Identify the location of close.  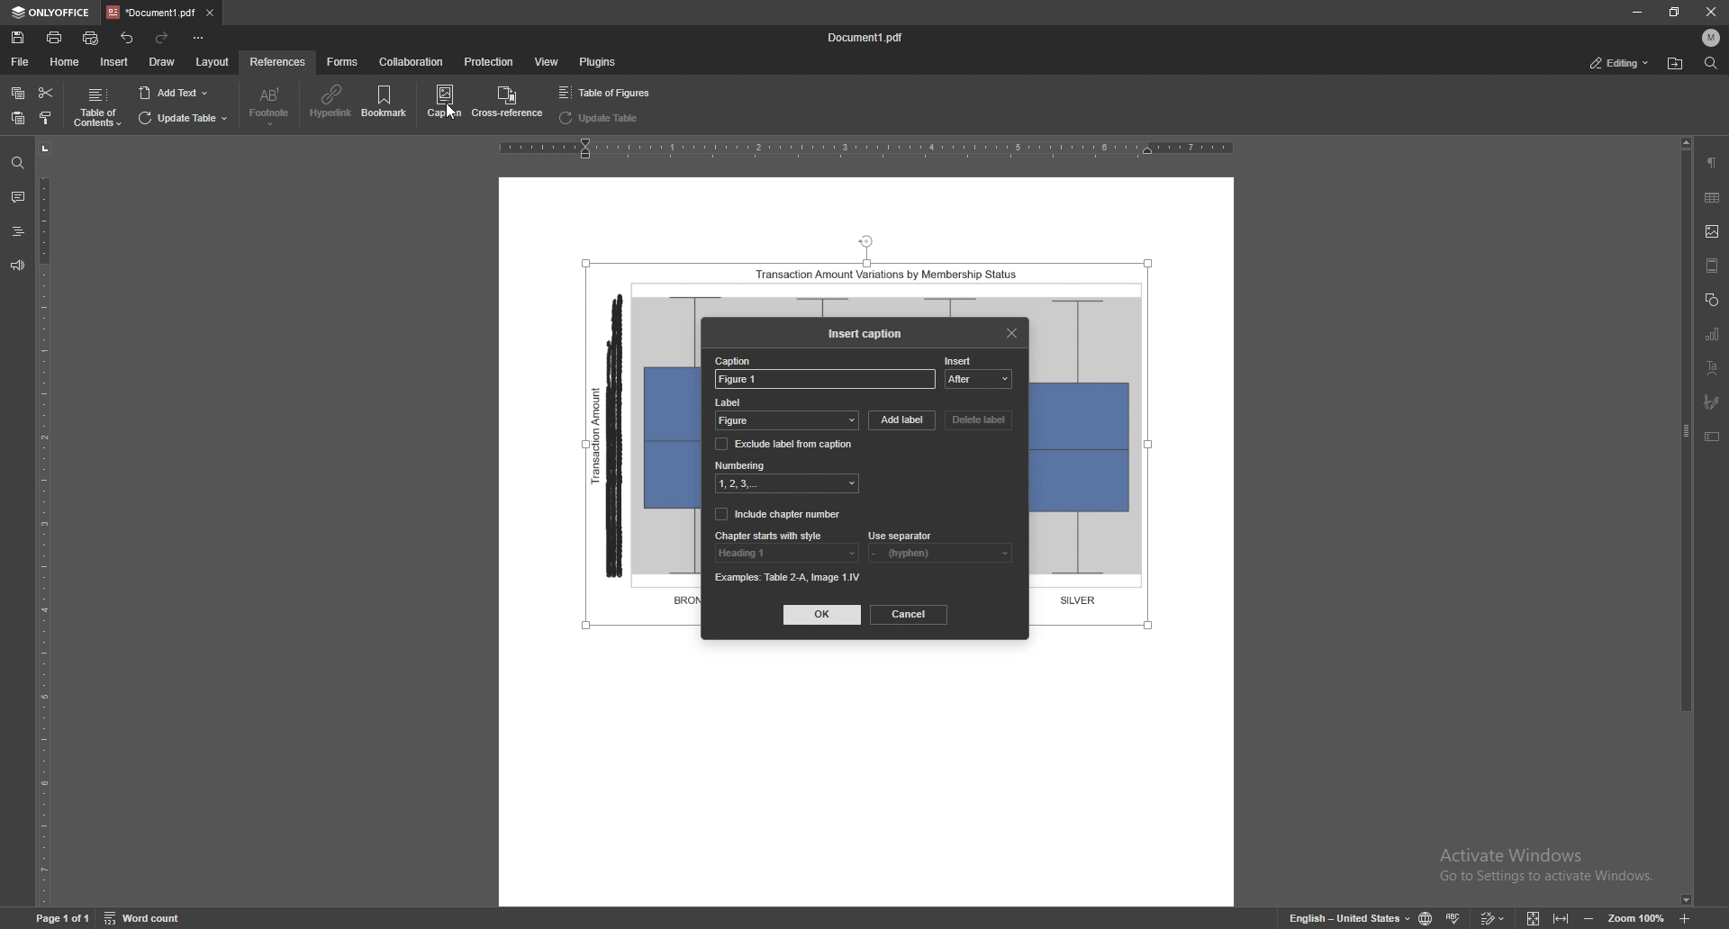
(1709, 12).